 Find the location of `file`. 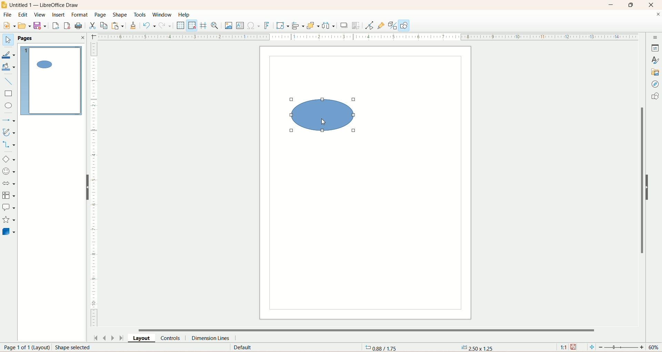

file is located at coordinates (9, 14).